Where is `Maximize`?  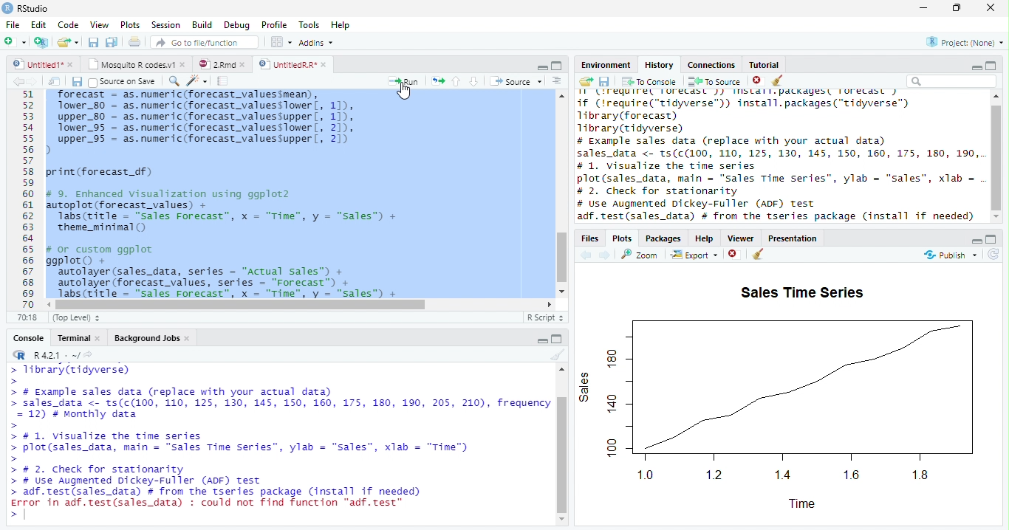 Maximize is located at coordinates (994, 65).